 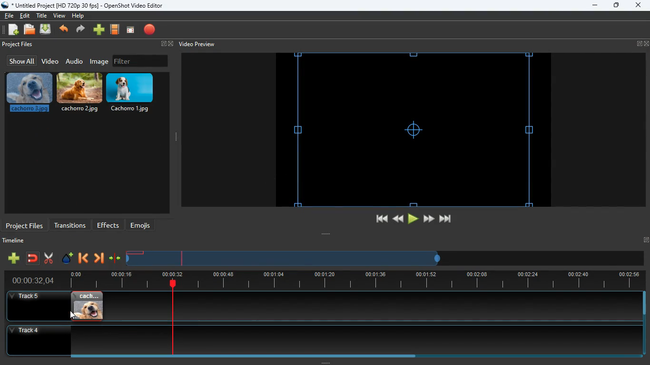 I want to click on cut, so click(x=49, y=258).